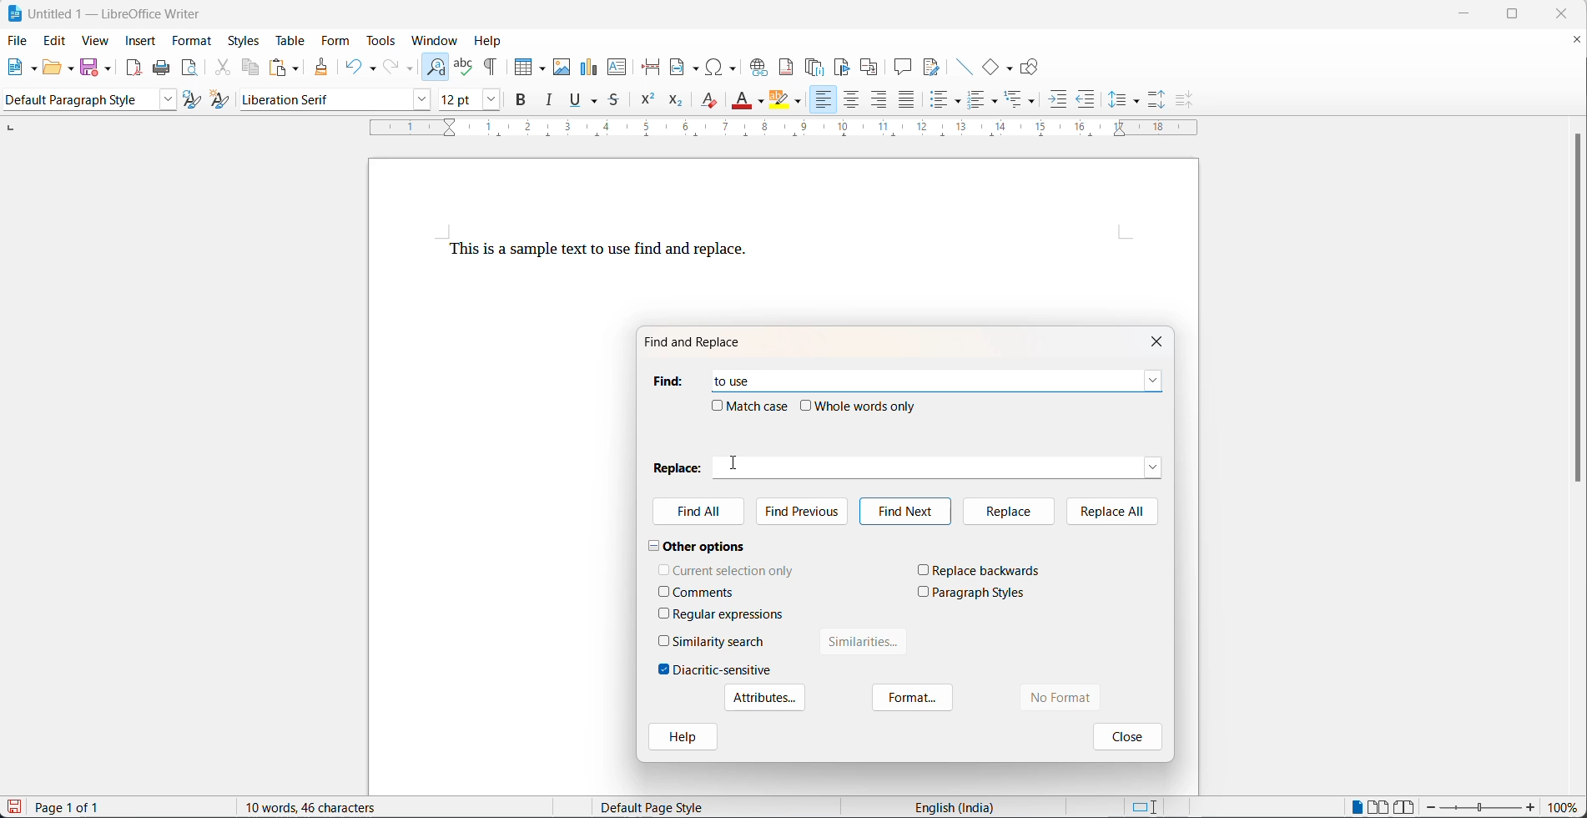  What do you see at coordinates (105, 12) in the screenshot?
I see `Untitled 1 - LibreOffice Writer` at bounding box center [105, 12].